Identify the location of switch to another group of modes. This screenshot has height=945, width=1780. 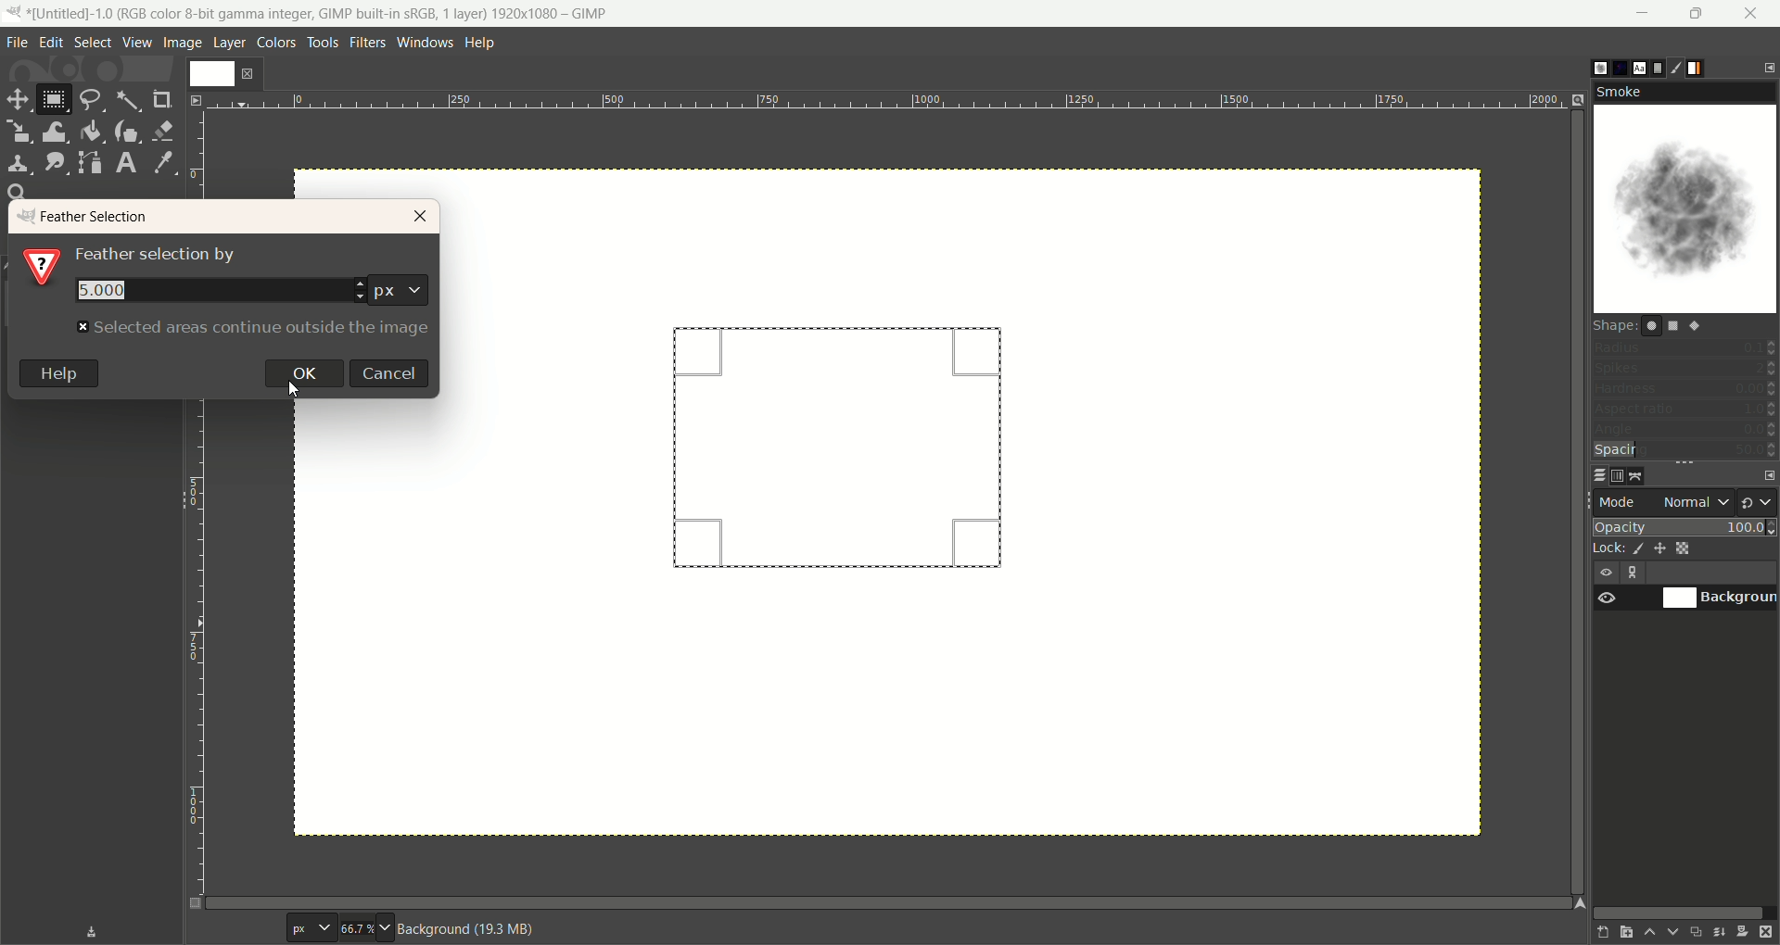
(1757, 501).